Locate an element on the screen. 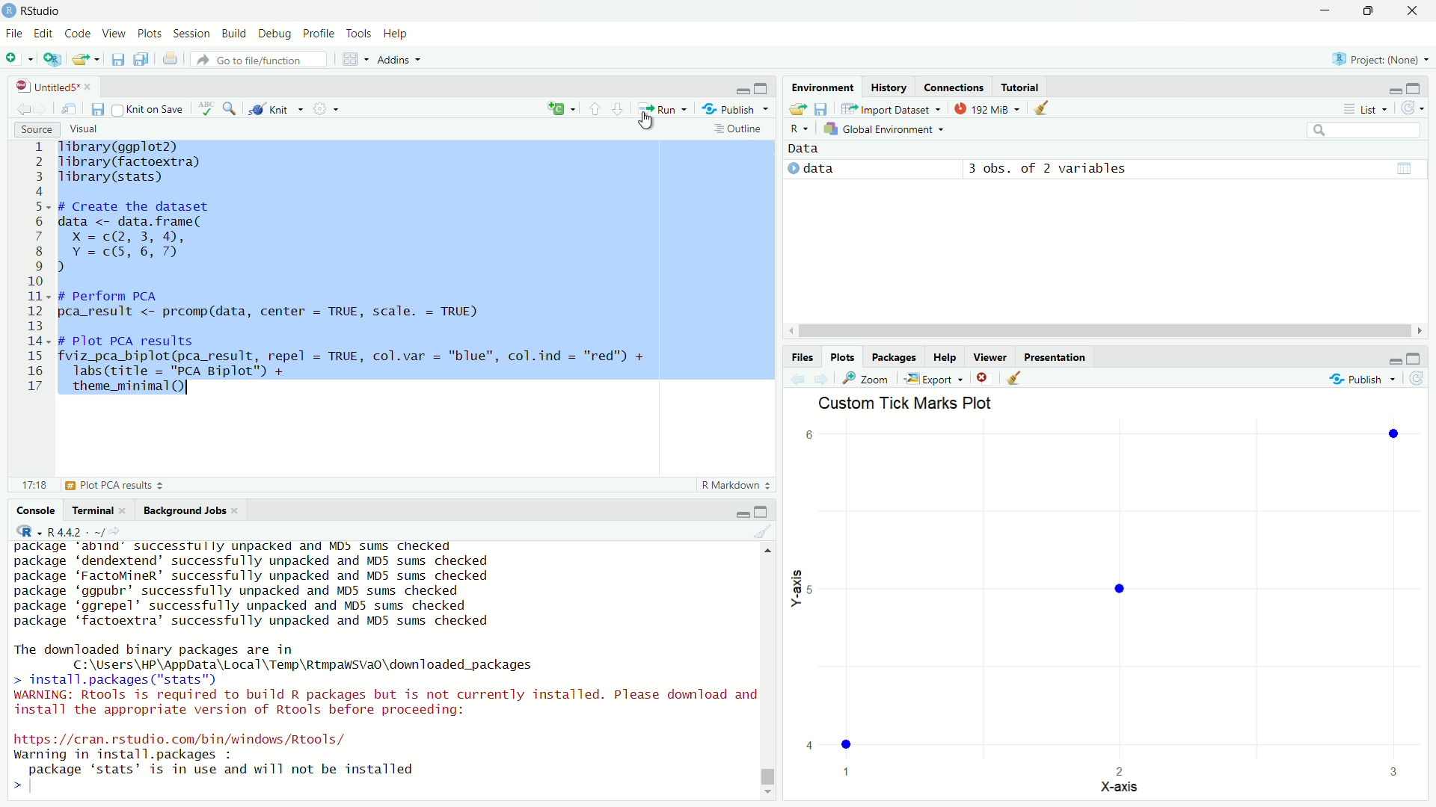  vertical scrollbar is located at coordinates (769, 777).